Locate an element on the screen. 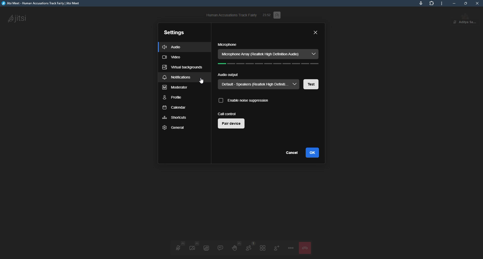 Image resolution: width=483 pixels, height=259 pixels. performance setting is located at coordinates (278, 16).